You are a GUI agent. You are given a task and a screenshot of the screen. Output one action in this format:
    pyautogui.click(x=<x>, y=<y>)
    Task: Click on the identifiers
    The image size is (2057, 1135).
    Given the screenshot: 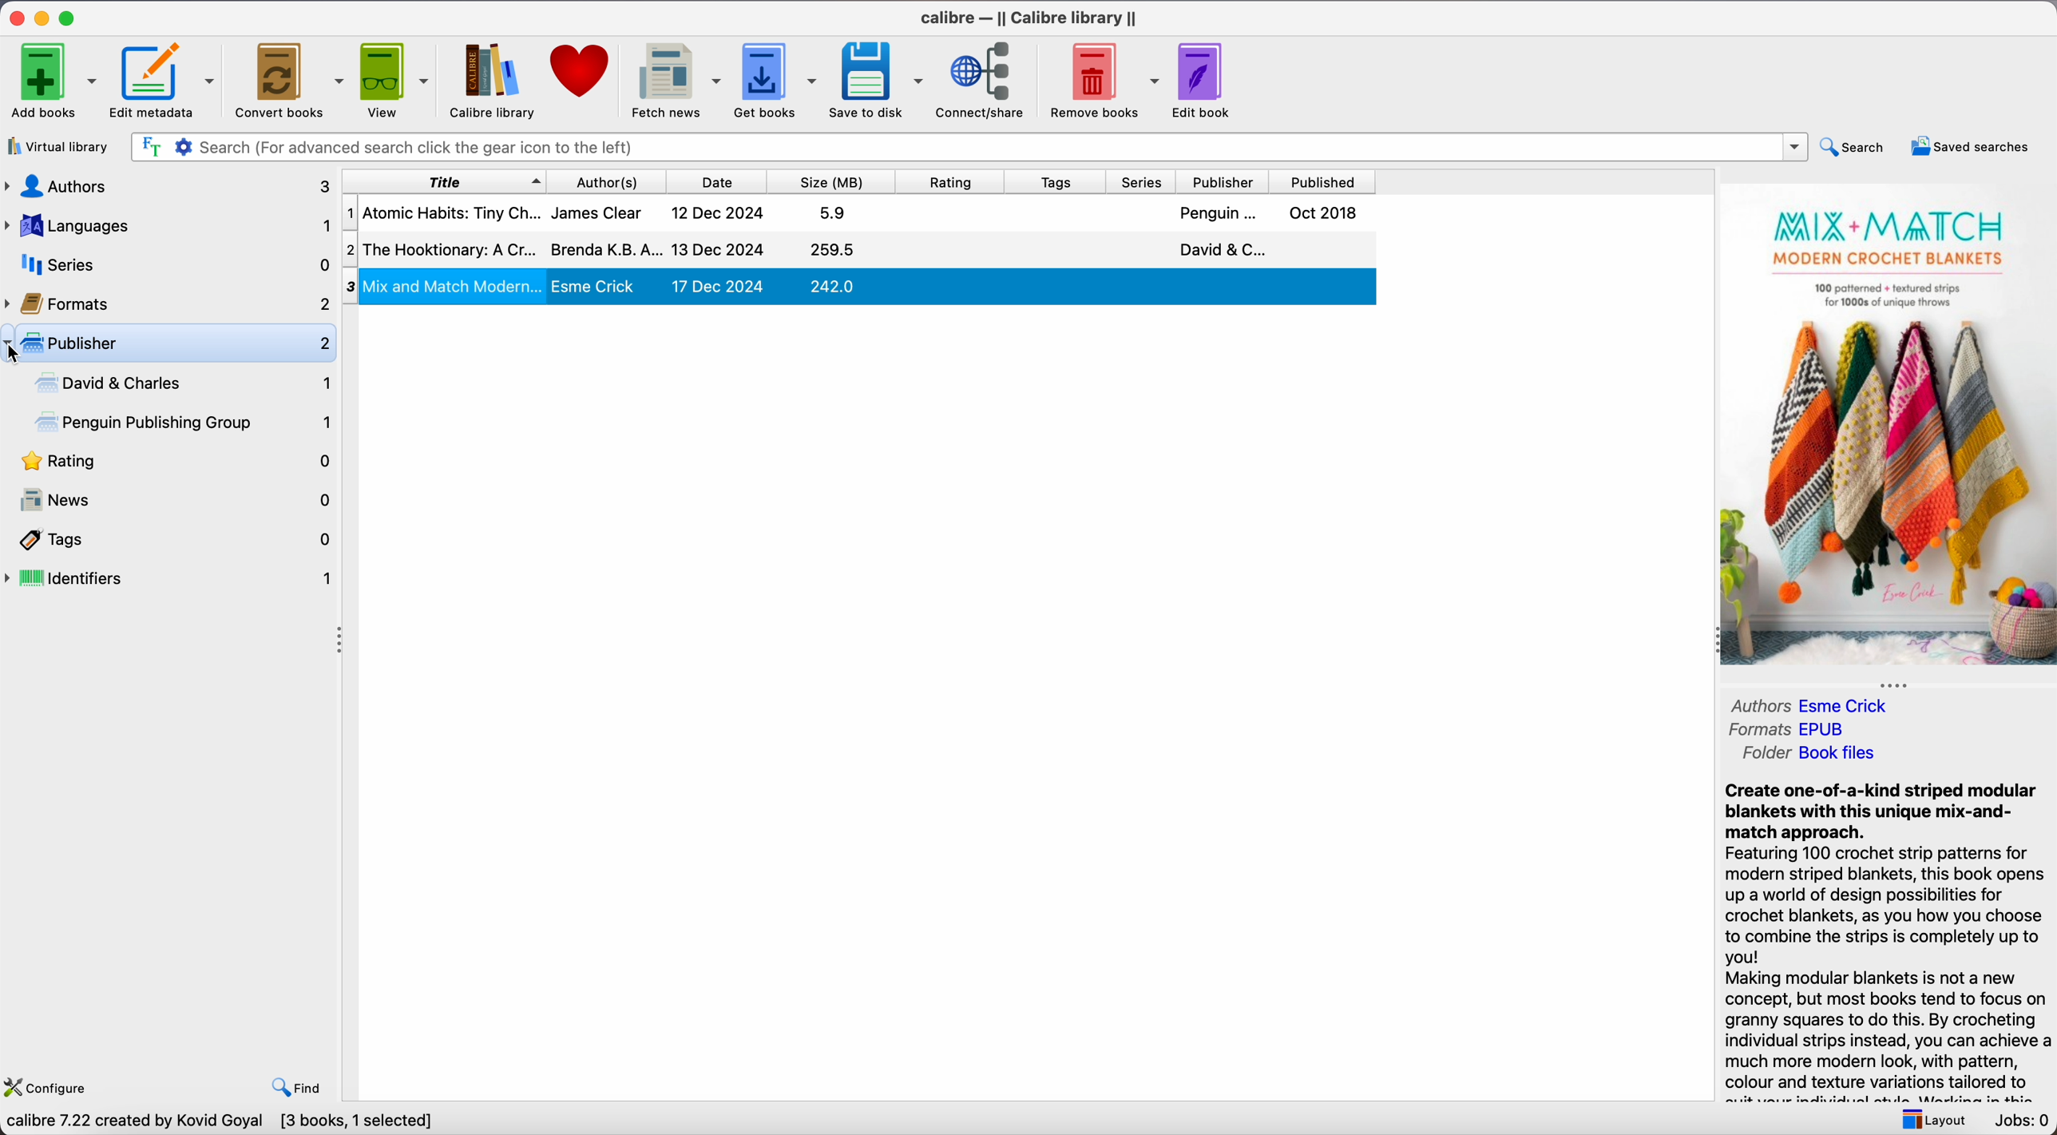 What is the action you would take?
    pyautogui.click(x=171, y=580)
    